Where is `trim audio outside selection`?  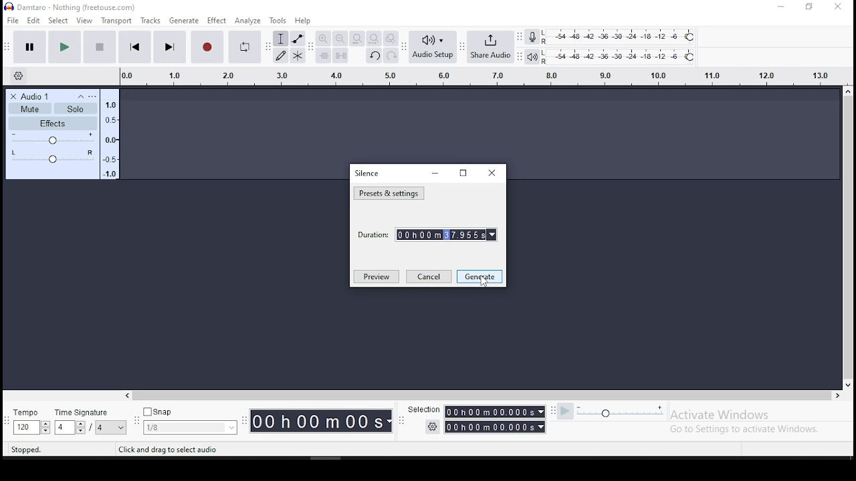
trim audio outside selection is located at coordinates (323, 55).